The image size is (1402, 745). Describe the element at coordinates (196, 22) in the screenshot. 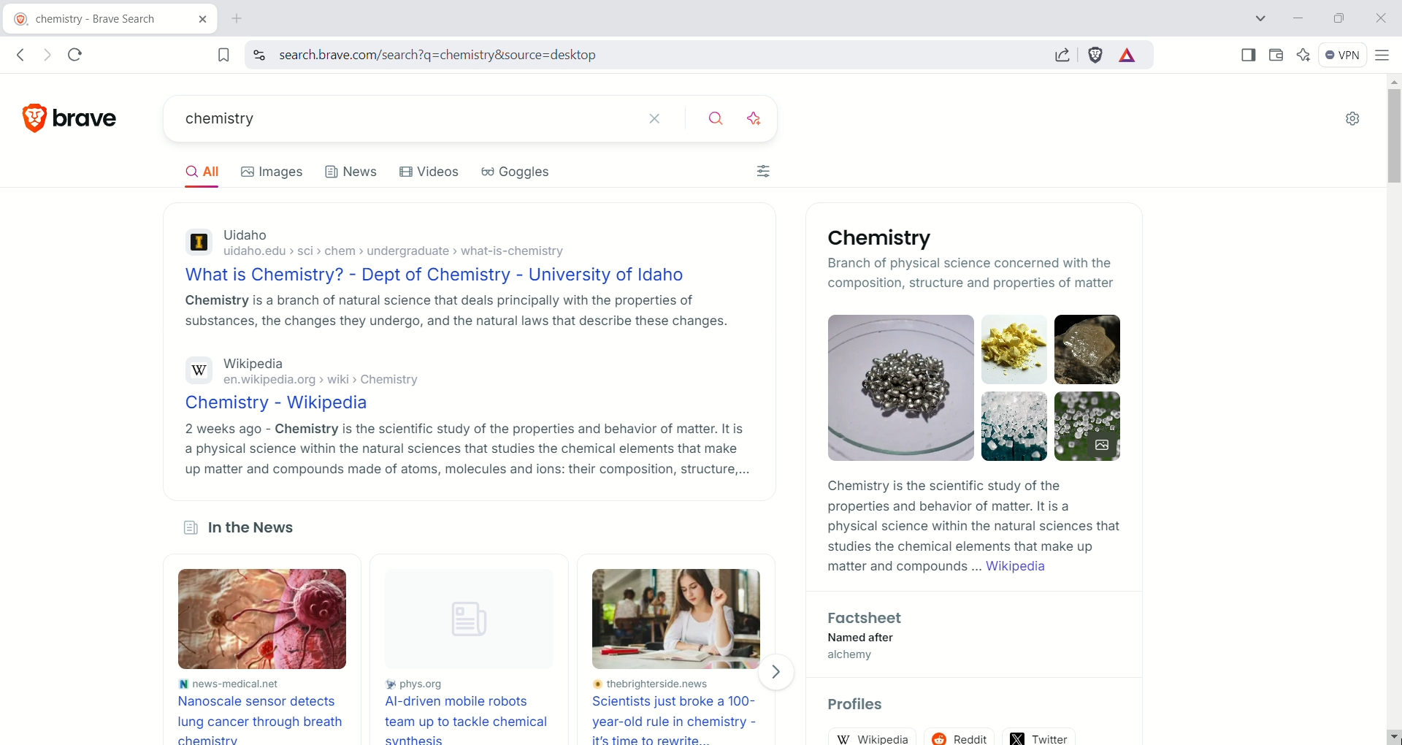

I see `close` at that location.